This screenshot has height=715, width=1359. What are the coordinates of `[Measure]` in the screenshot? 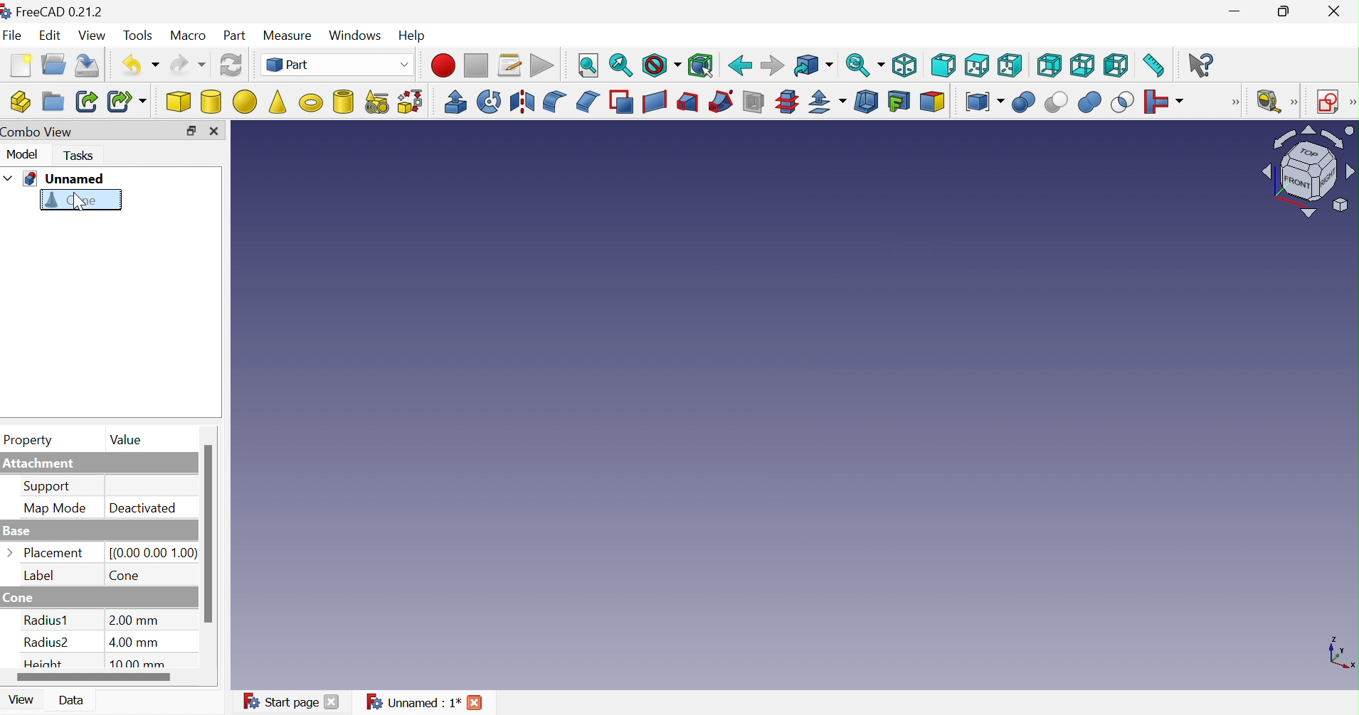 It's located at (1296, 102).